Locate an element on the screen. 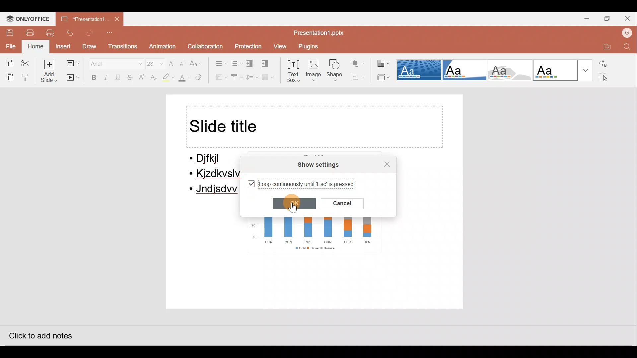 Image resolution: width=637 pixels, height=358 pixels. Open file location is located at coordinates (603, 47).